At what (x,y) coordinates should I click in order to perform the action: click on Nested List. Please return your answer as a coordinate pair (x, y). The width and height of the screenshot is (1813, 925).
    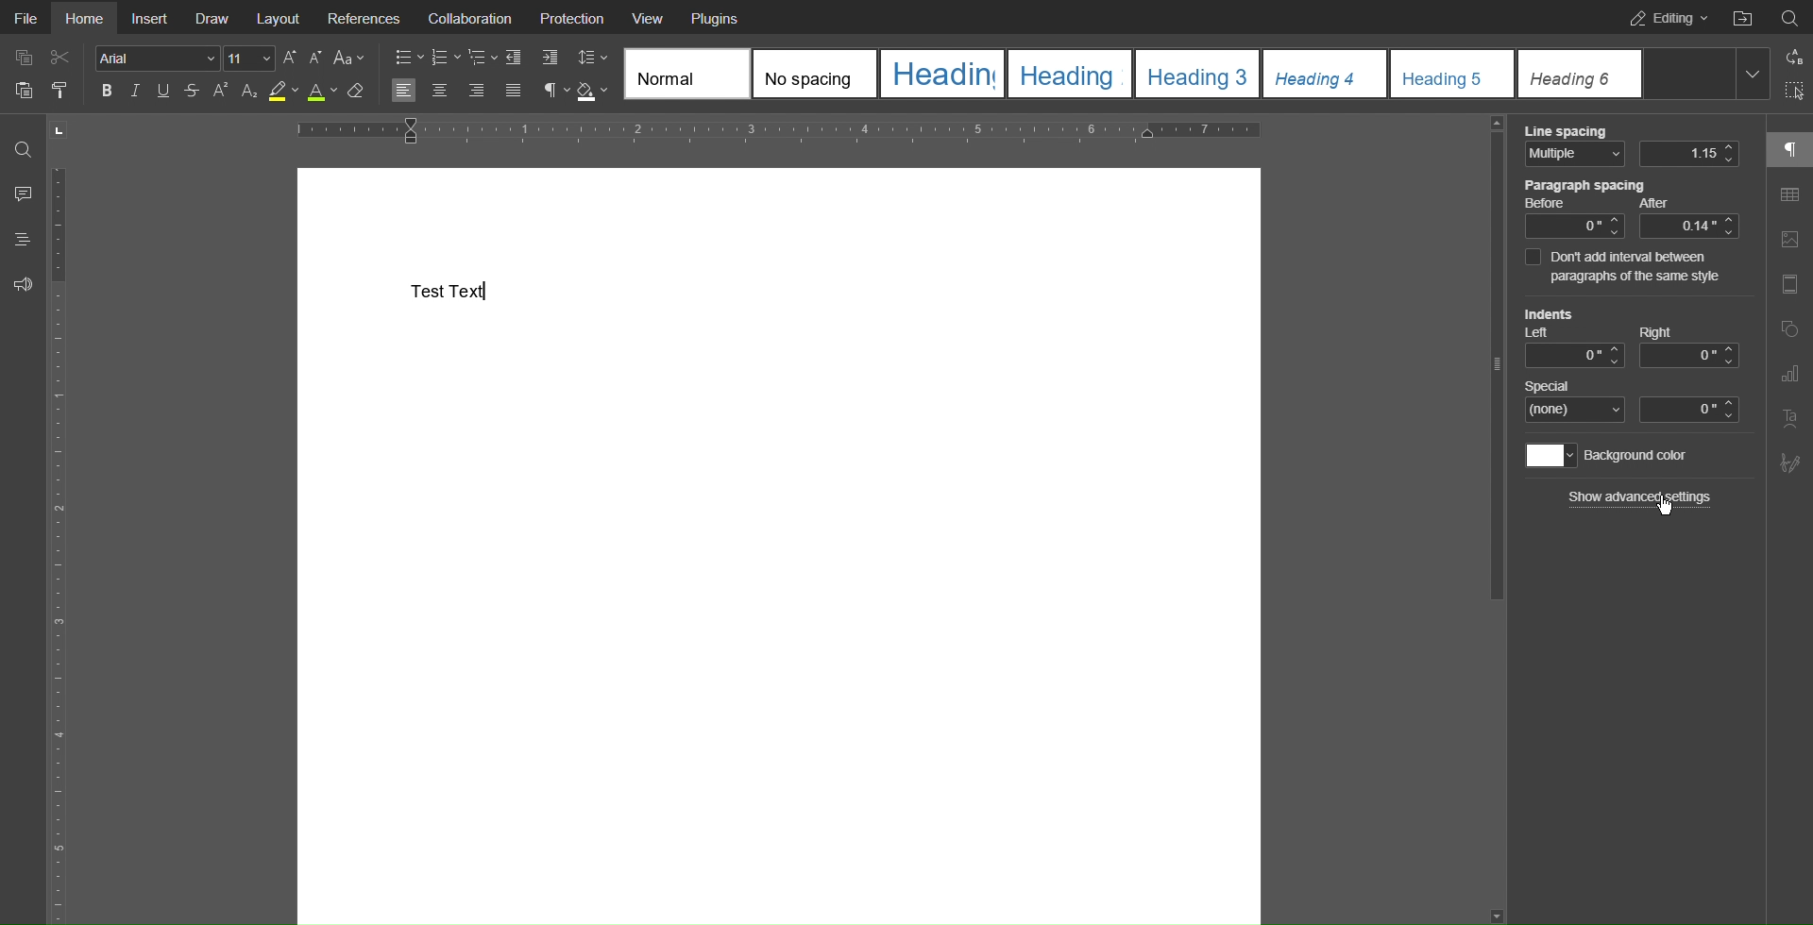
    Looking at the image, I should click on (483, 59).